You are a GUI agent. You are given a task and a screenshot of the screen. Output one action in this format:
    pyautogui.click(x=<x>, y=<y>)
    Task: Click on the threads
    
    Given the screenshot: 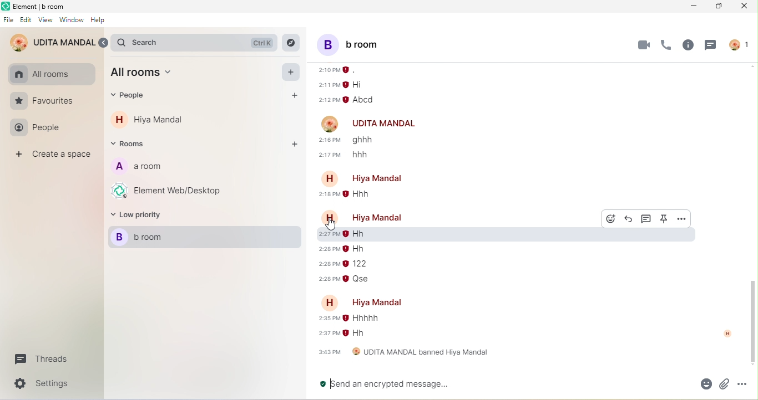 What is the action you would take?
    pyautogui.click(x=710, y=44)
    